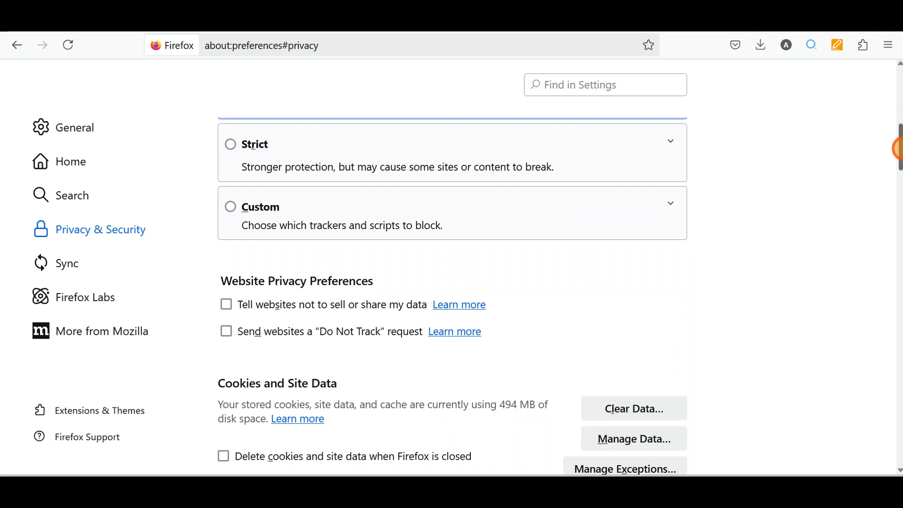  I want to click on expand, so click(671, 203).